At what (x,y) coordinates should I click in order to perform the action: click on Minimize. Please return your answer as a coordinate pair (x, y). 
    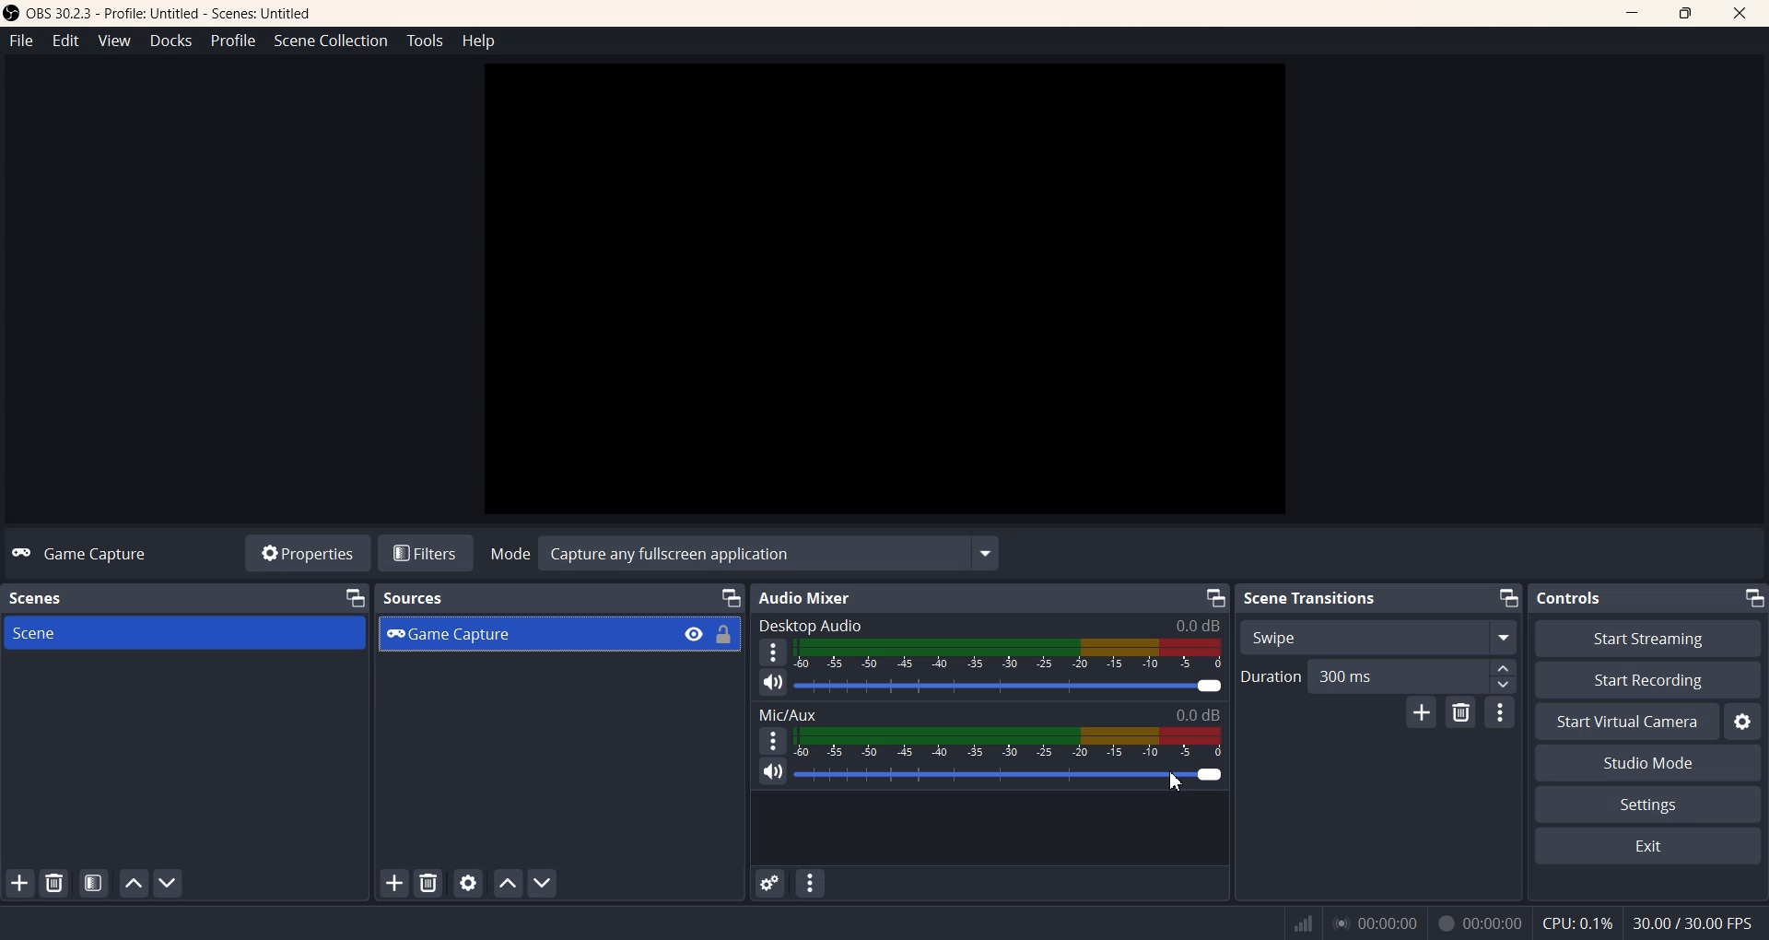
    Looking at the image, I should click on (730, 598).